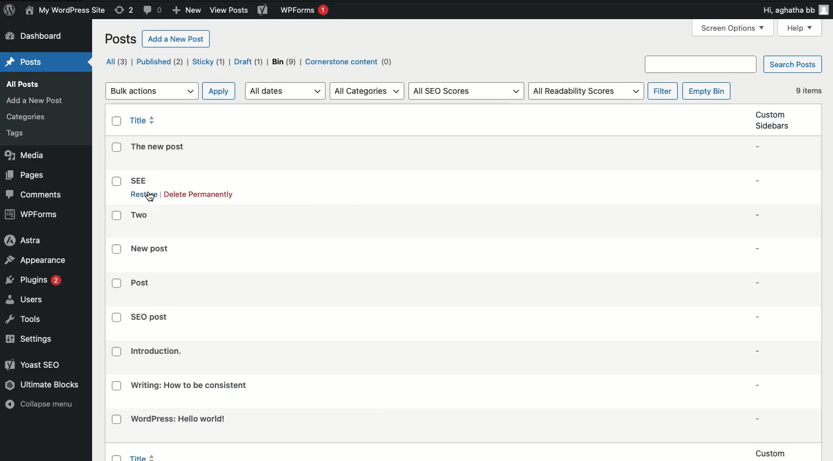 The width and height of the screenshot is (833, 461). What do you see at coordinates (350, 61) in the screenshot?
I see `Cornerstone content` at bounding box center [350, 61].